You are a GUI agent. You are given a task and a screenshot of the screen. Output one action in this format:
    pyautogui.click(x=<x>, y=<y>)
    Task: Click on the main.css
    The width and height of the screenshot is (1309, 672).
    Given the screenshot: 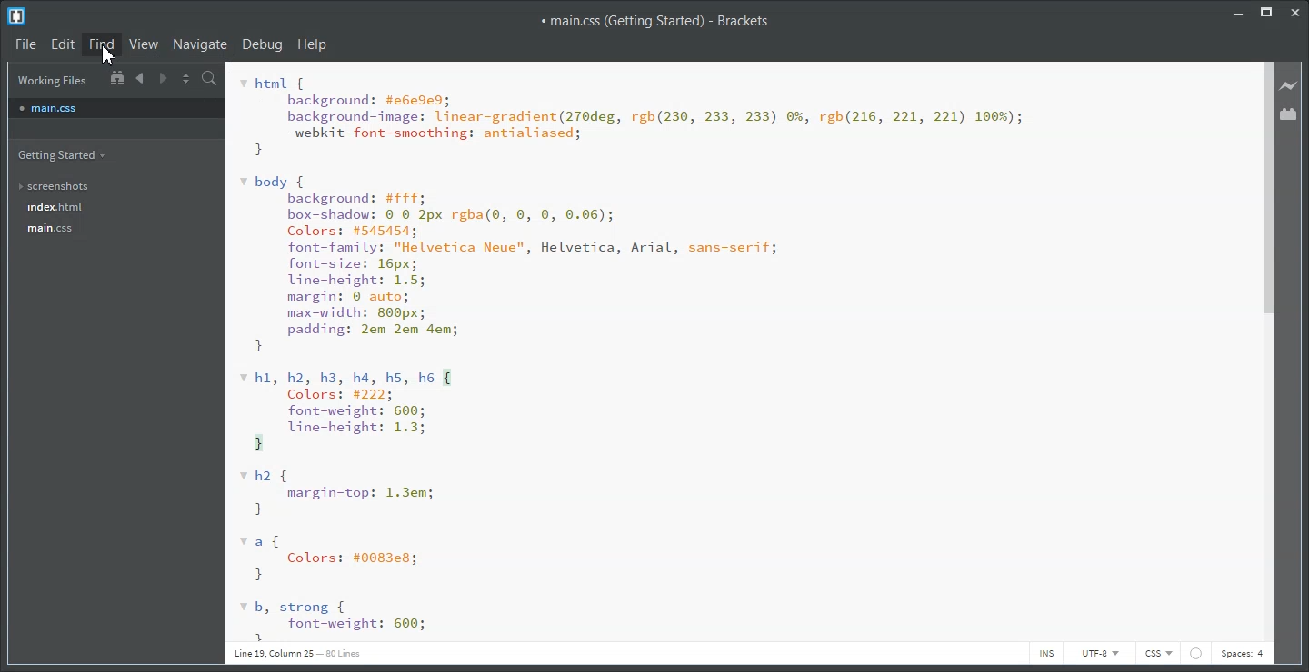 What is the action you would take?
    pyautogui.click(x=115, y=107)
    